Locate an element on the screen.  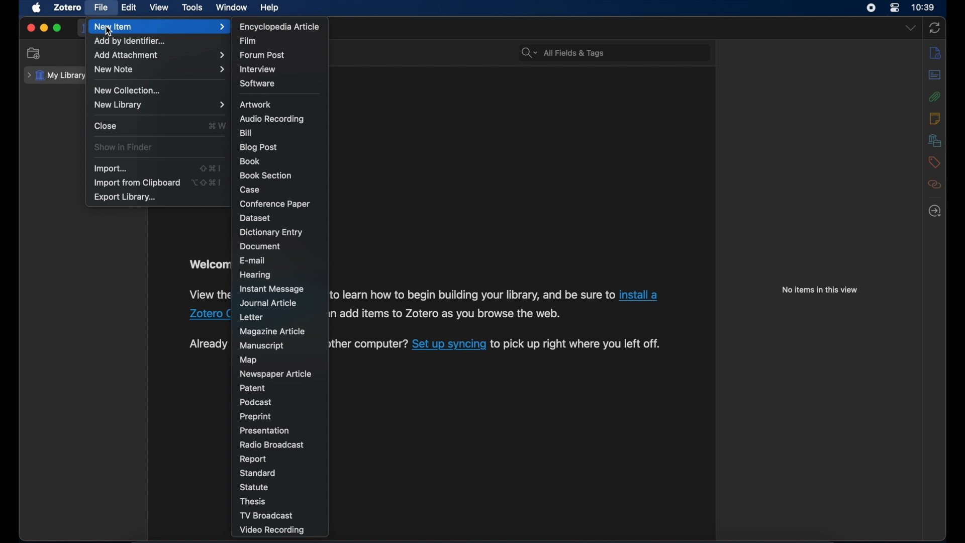
report is located at coordinates (254, 460).